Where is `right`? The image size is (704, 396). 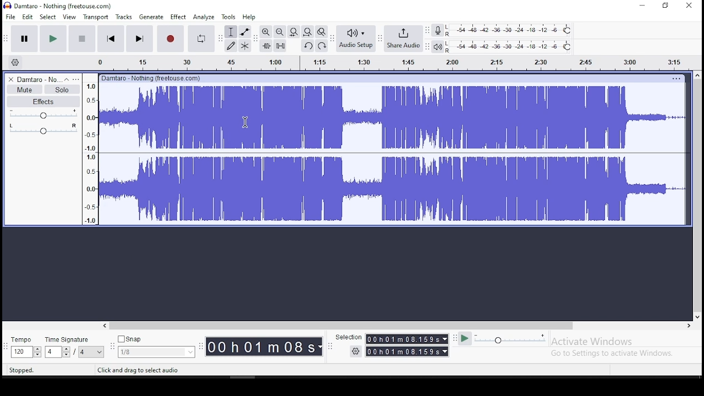
right is located at coordinates (689, 325).